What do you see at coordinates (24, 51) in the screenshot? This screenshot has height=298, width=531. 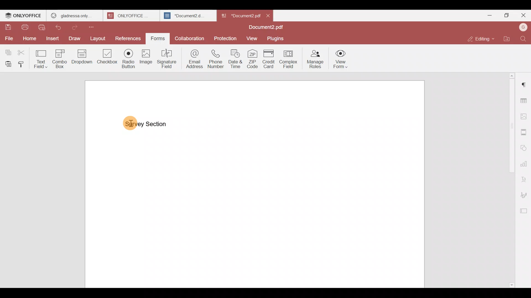 I see `Cut` at bounding box center [24, 51].